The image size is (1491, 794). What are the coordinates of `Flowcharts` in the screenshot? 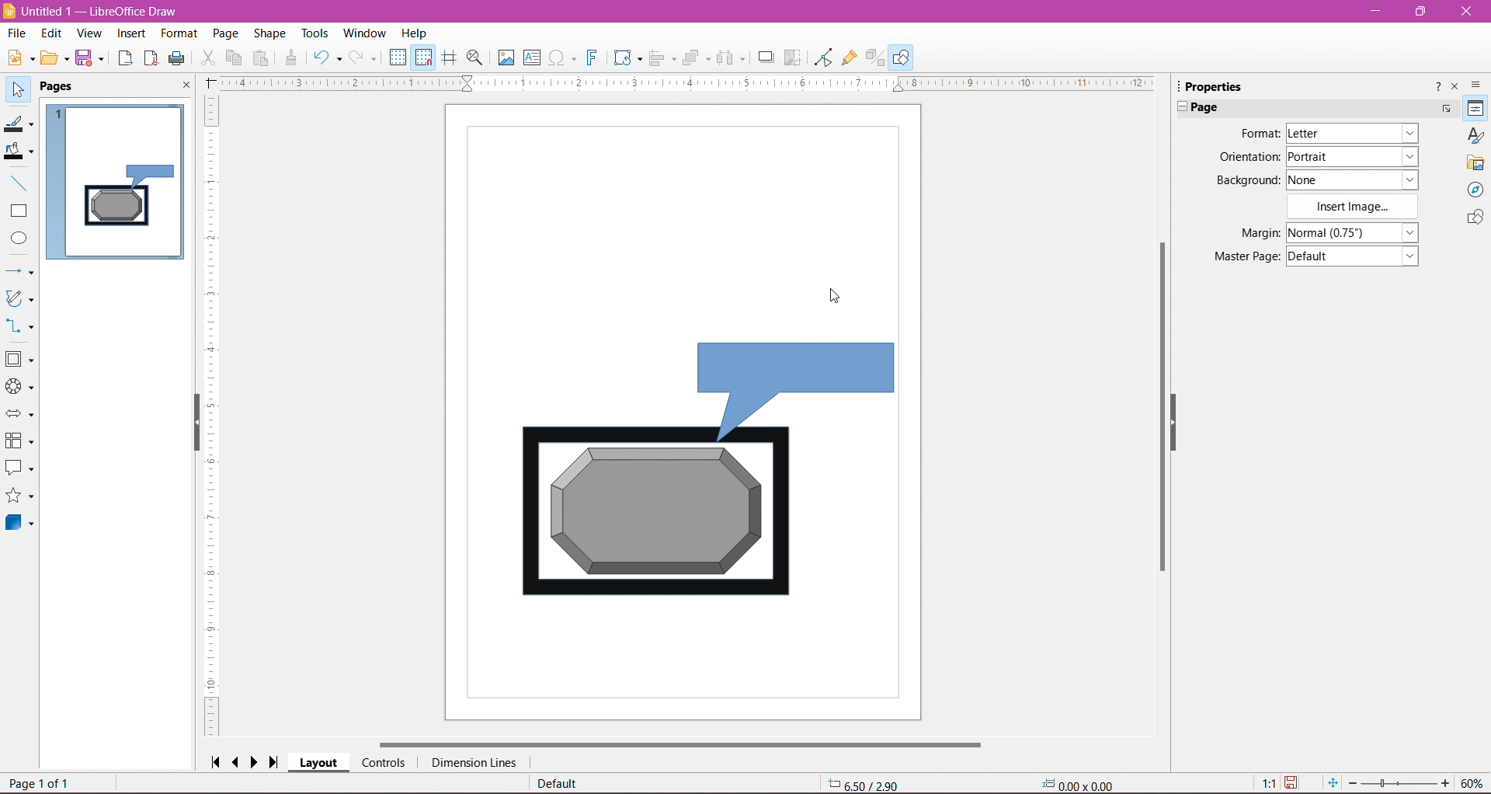 It's located at (19, 442).